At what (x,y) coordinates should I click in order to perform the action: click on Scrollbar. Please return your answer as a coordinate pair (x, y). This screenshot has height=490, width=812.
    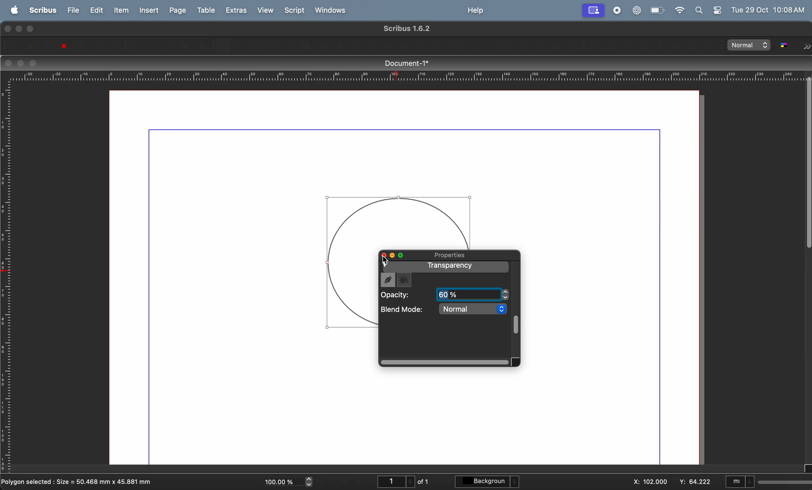
    Looking at the image, I should click on (515, 323).